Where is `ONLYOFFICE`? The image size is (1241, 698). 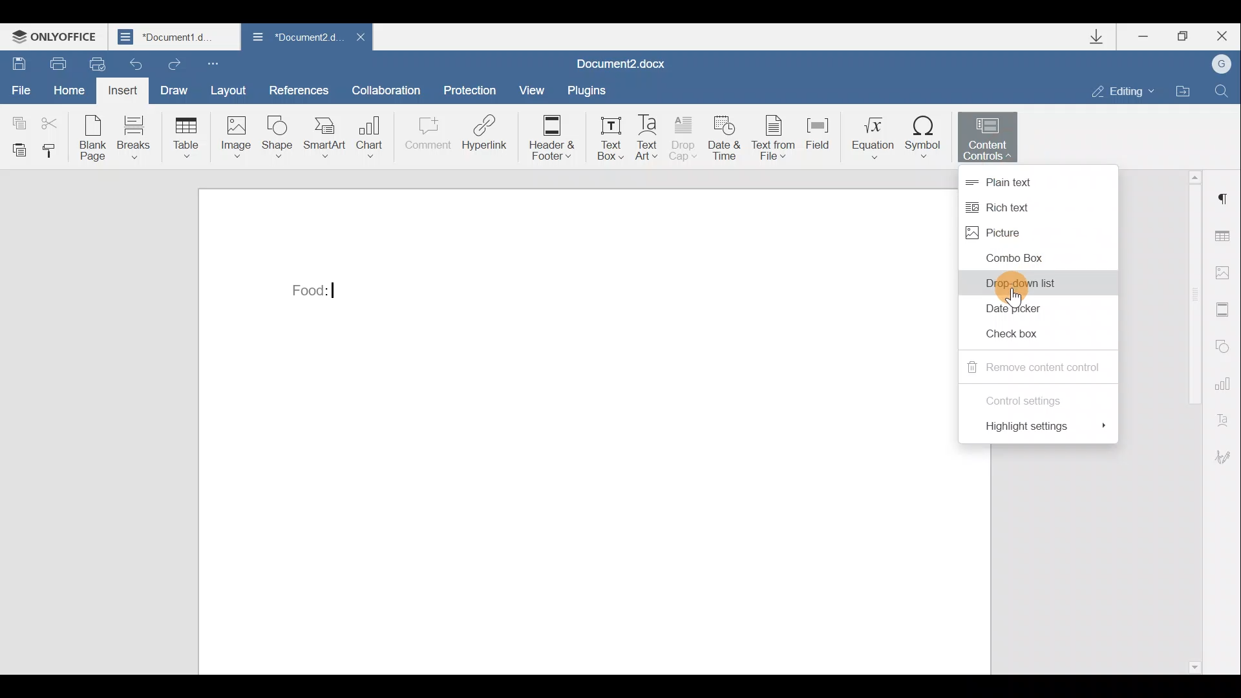 ONLYOFFICE is located at coordinates (57, 36).